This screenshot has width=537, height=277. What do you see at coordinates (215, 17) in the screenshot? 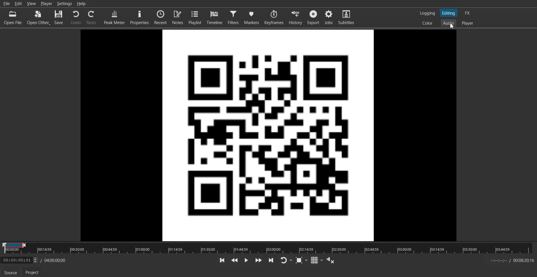
I see `Timeline` at bounding box center [215, 17].